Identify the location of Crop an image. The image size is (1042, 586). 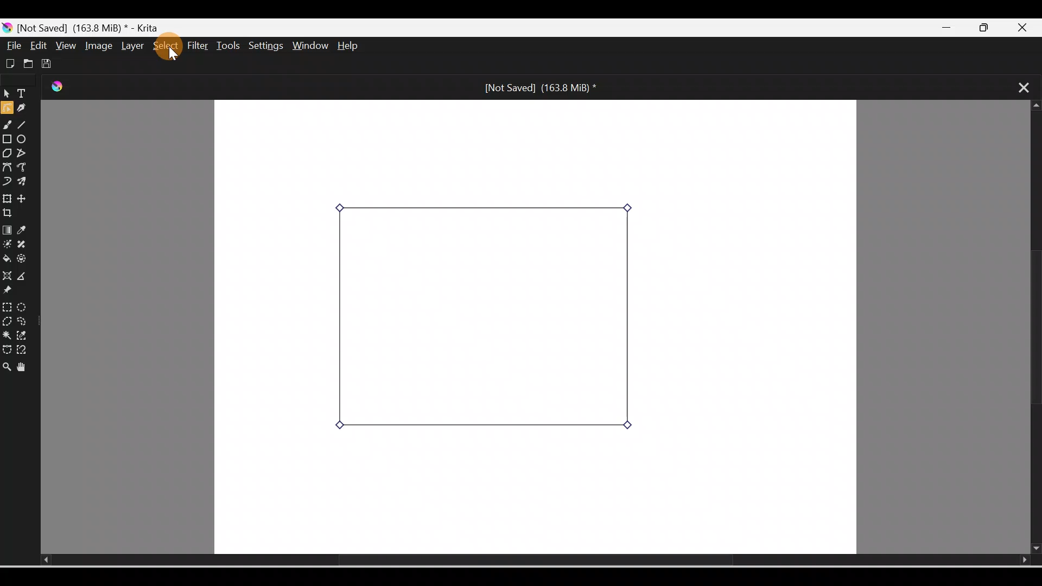
(12, 213).